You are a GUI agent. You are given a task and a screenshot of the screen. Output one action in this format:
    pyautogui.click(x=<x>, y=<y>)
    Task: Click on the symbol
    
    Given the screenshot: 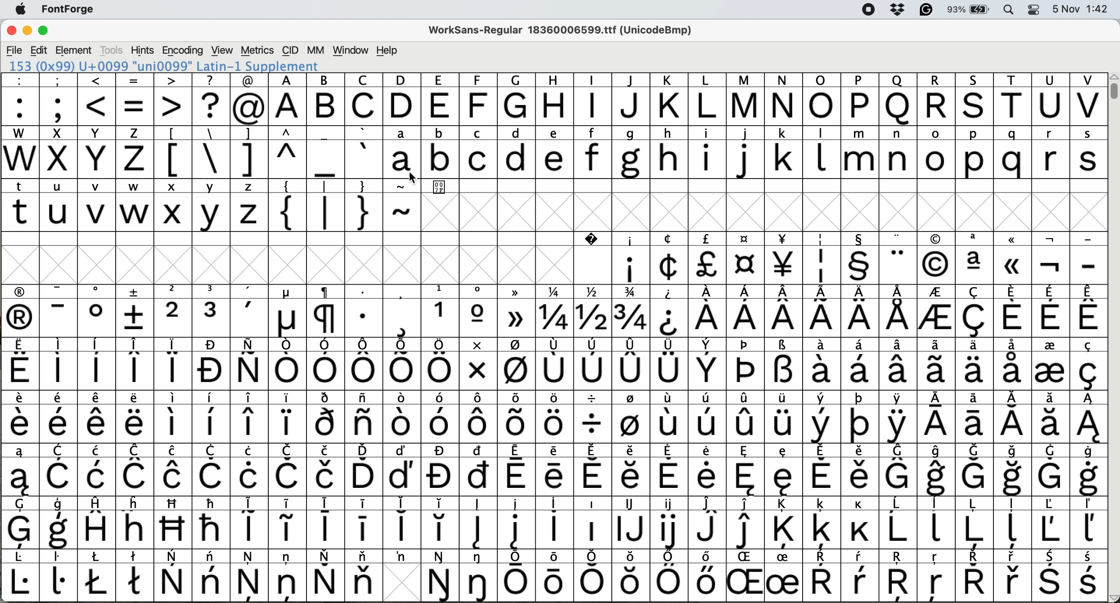 What is the action you would take?
    pyautogui.click(x=363, y=311)
    